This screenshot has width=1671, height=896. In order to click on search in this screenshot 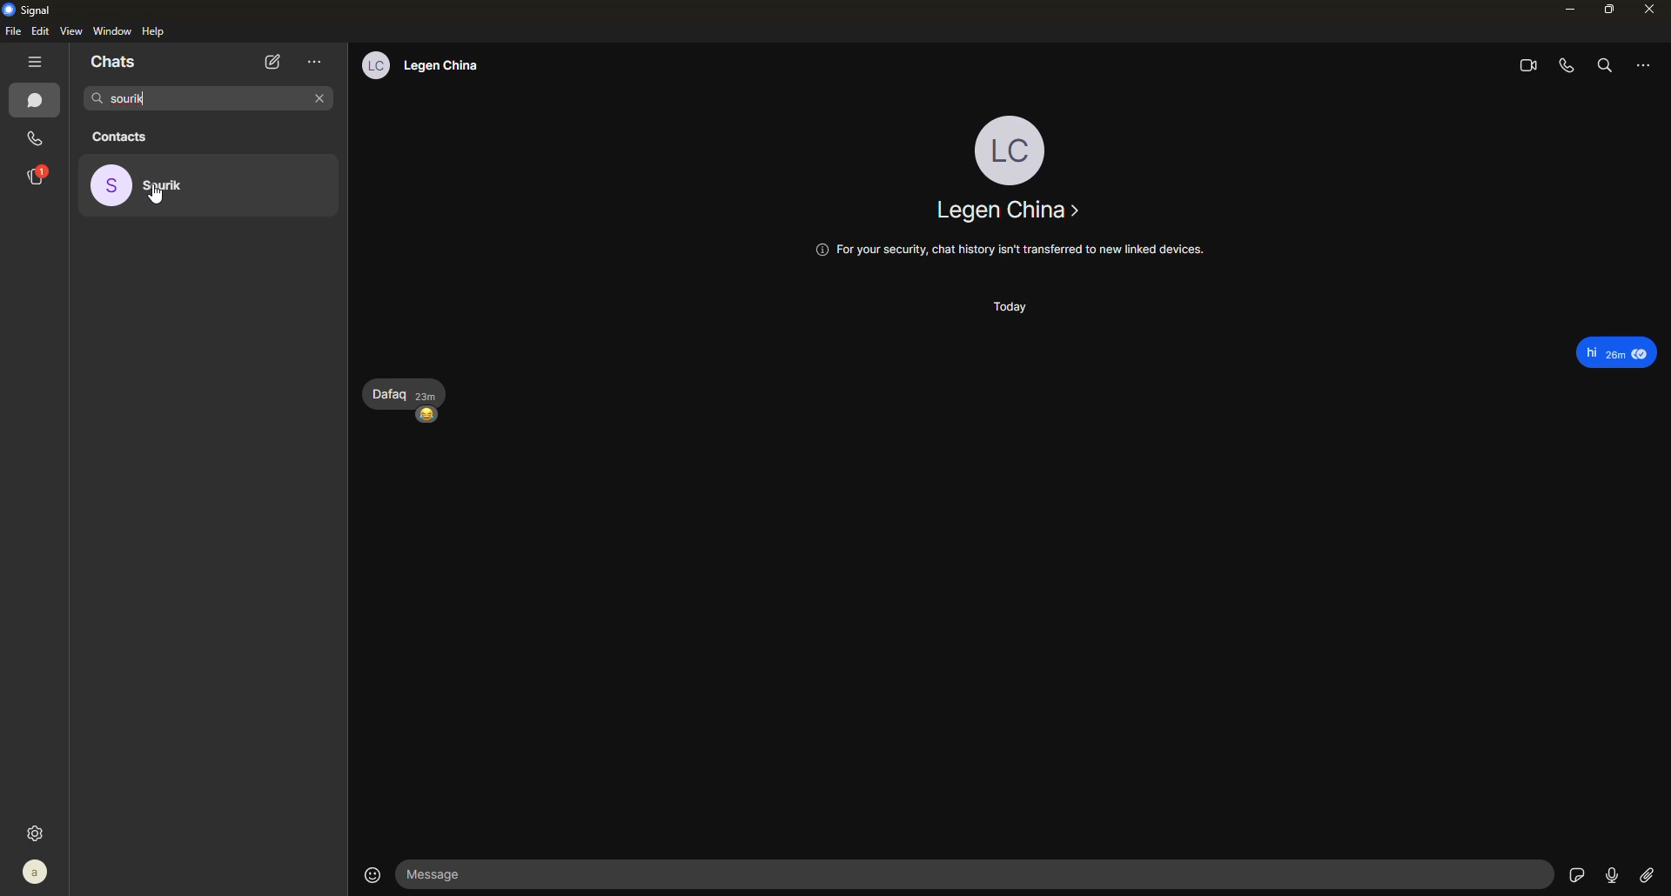, I will do `click(1605, 66)`.